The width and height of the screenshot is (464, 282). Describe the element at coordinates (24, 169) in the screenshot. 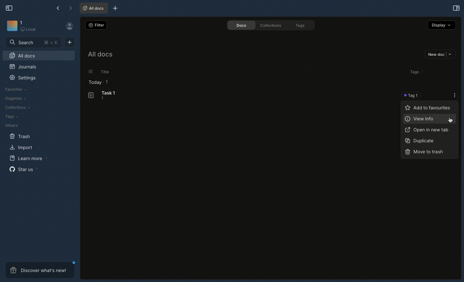

I see `Star us` at that location.